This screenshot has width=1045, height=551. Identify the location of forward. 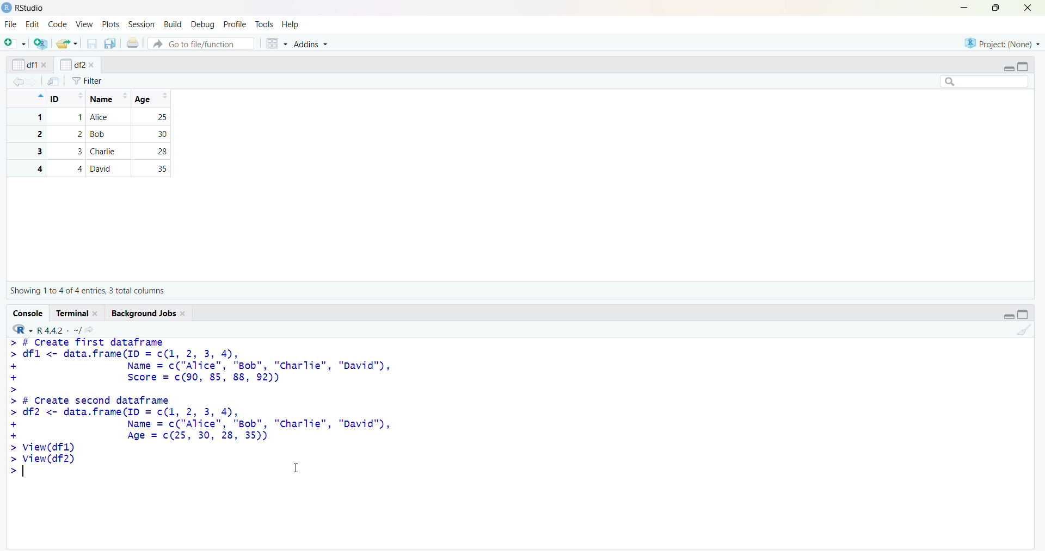
(33, 82).